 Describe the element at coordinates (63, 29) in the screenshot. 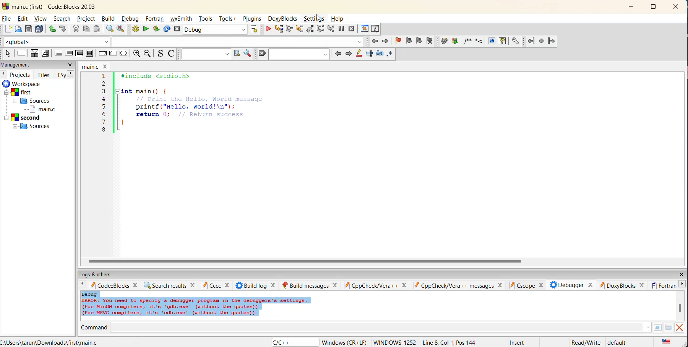

I see `redo` at that location.